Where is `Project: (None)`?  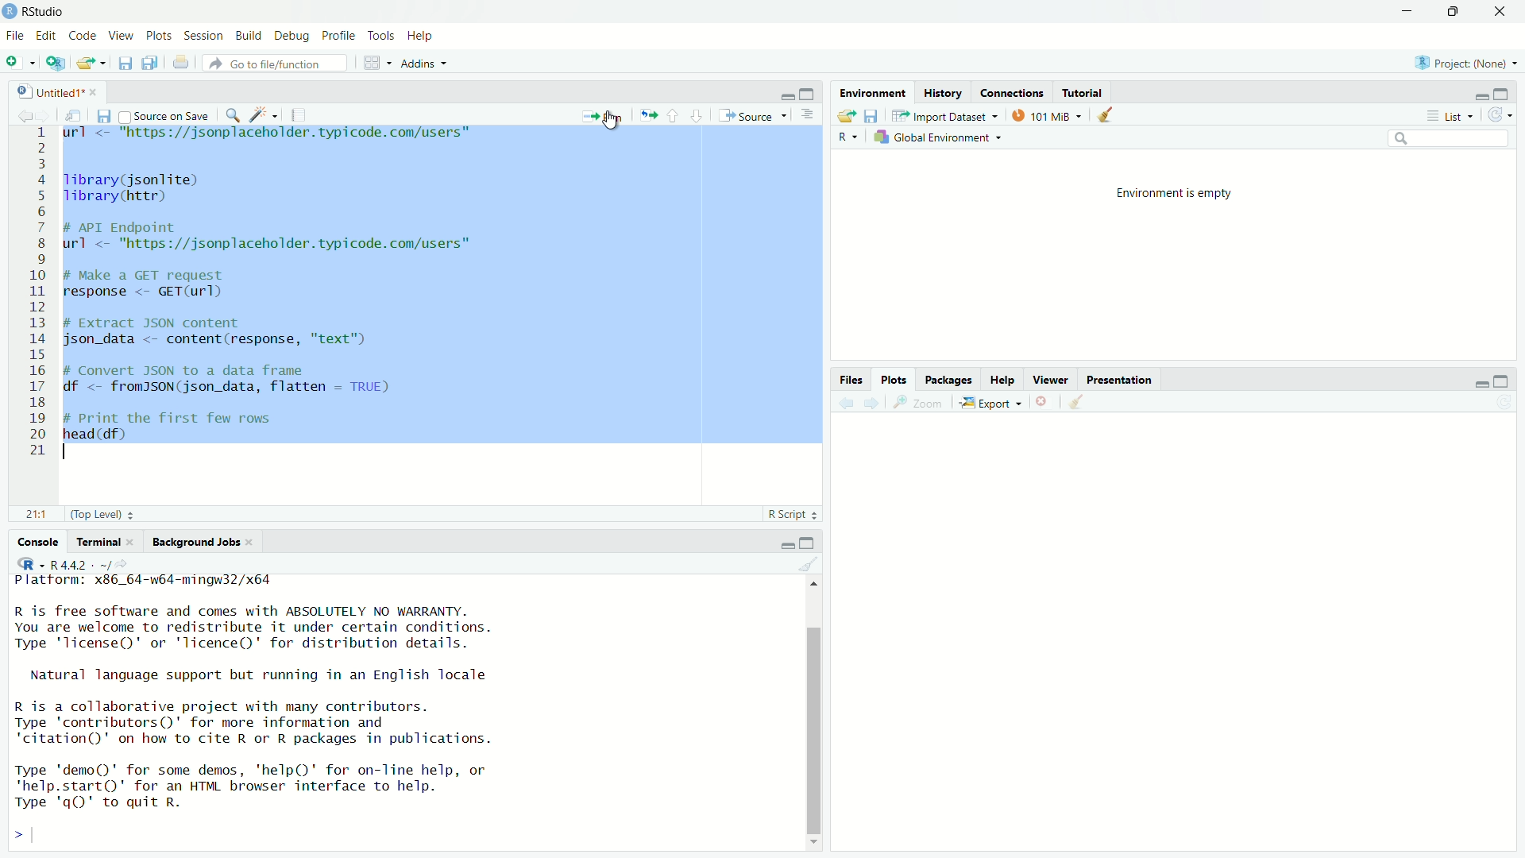
Project: (None) is located at coordinates (1465, 63).